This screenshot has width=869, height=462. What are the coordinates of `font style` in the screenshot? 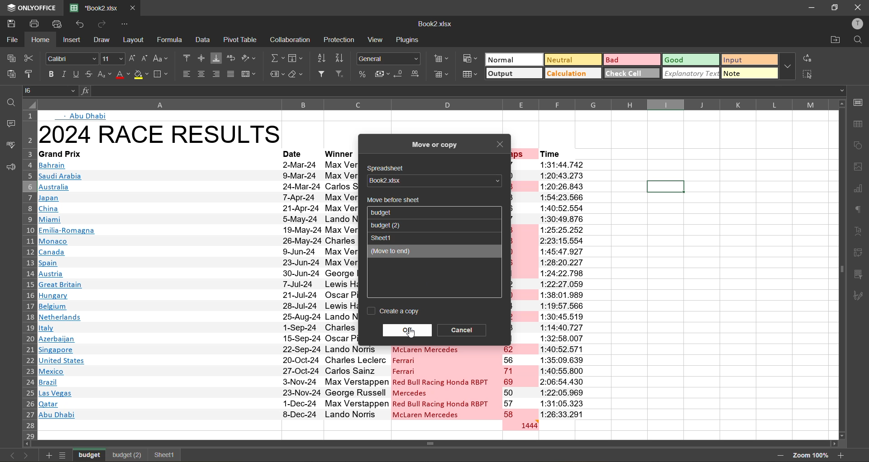 It's located at (72, 59).